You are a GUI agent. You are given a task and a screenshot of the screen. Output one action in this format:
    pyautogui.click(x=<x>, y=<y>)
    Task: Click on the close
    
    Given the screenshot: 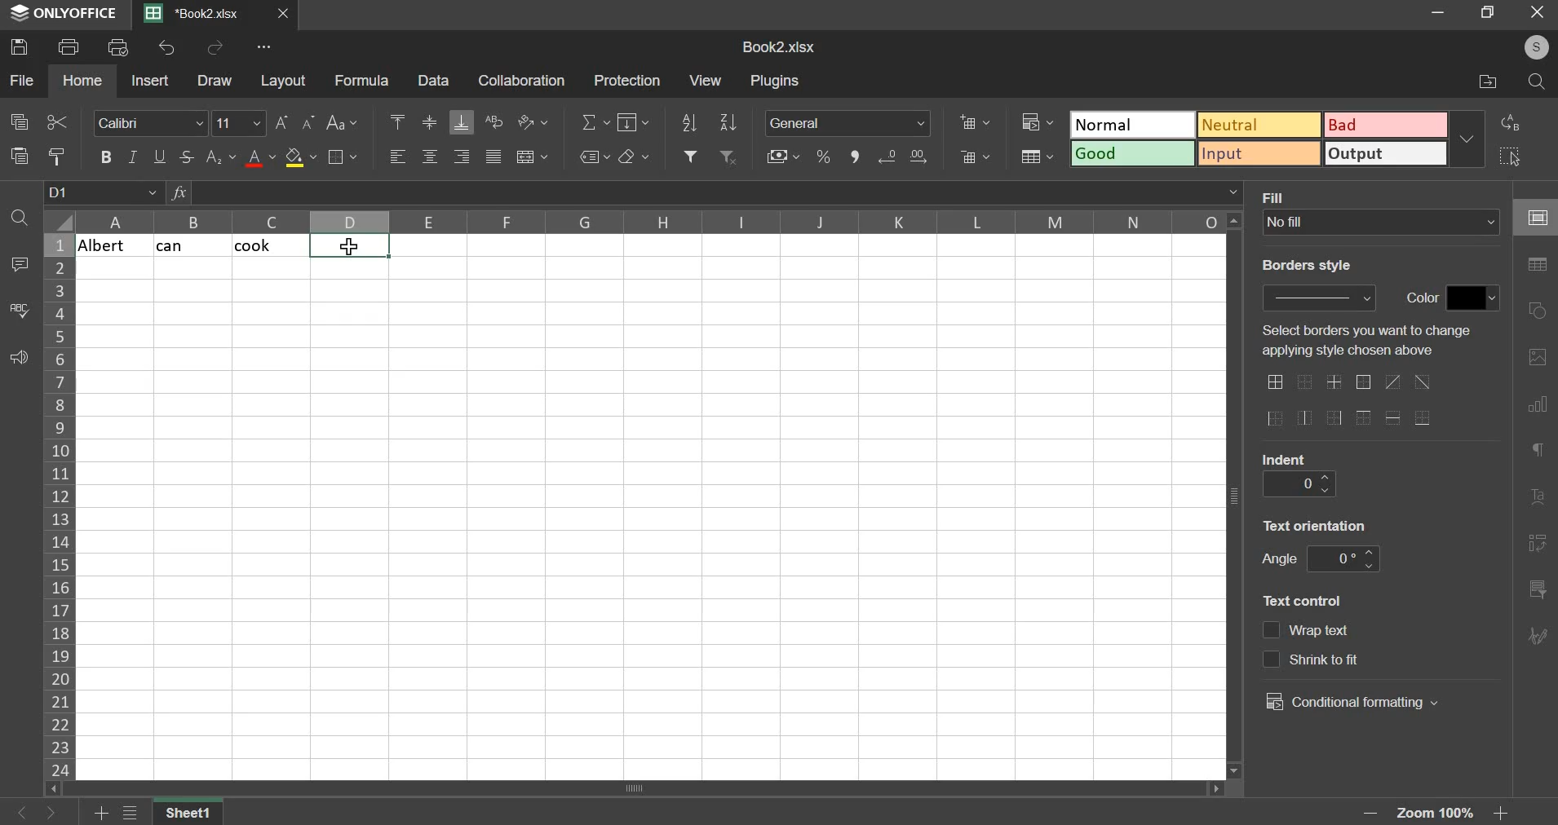 What is the action you would take?
    pyautogui.click(x=287, y=15)
    